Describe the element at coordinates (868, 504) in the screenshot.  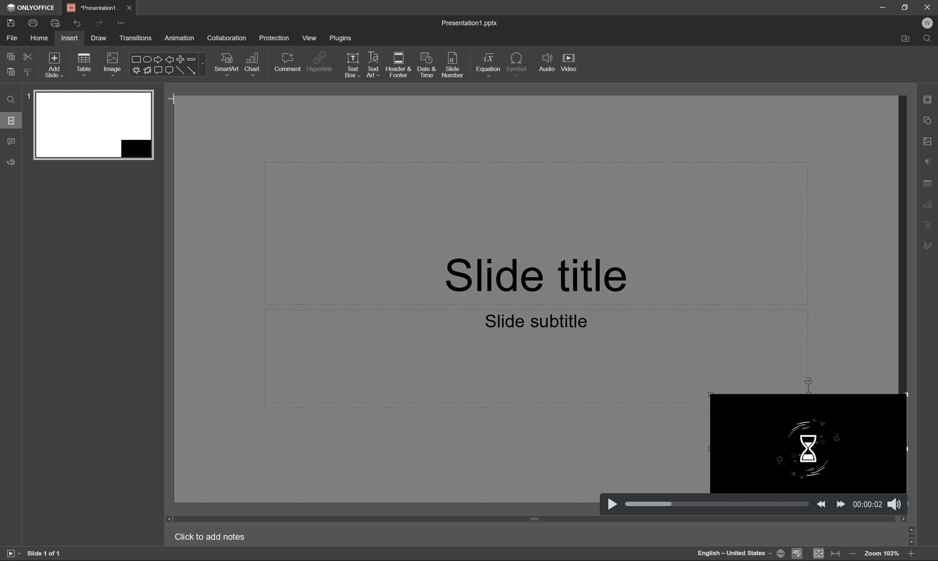
I see `time` at that location.